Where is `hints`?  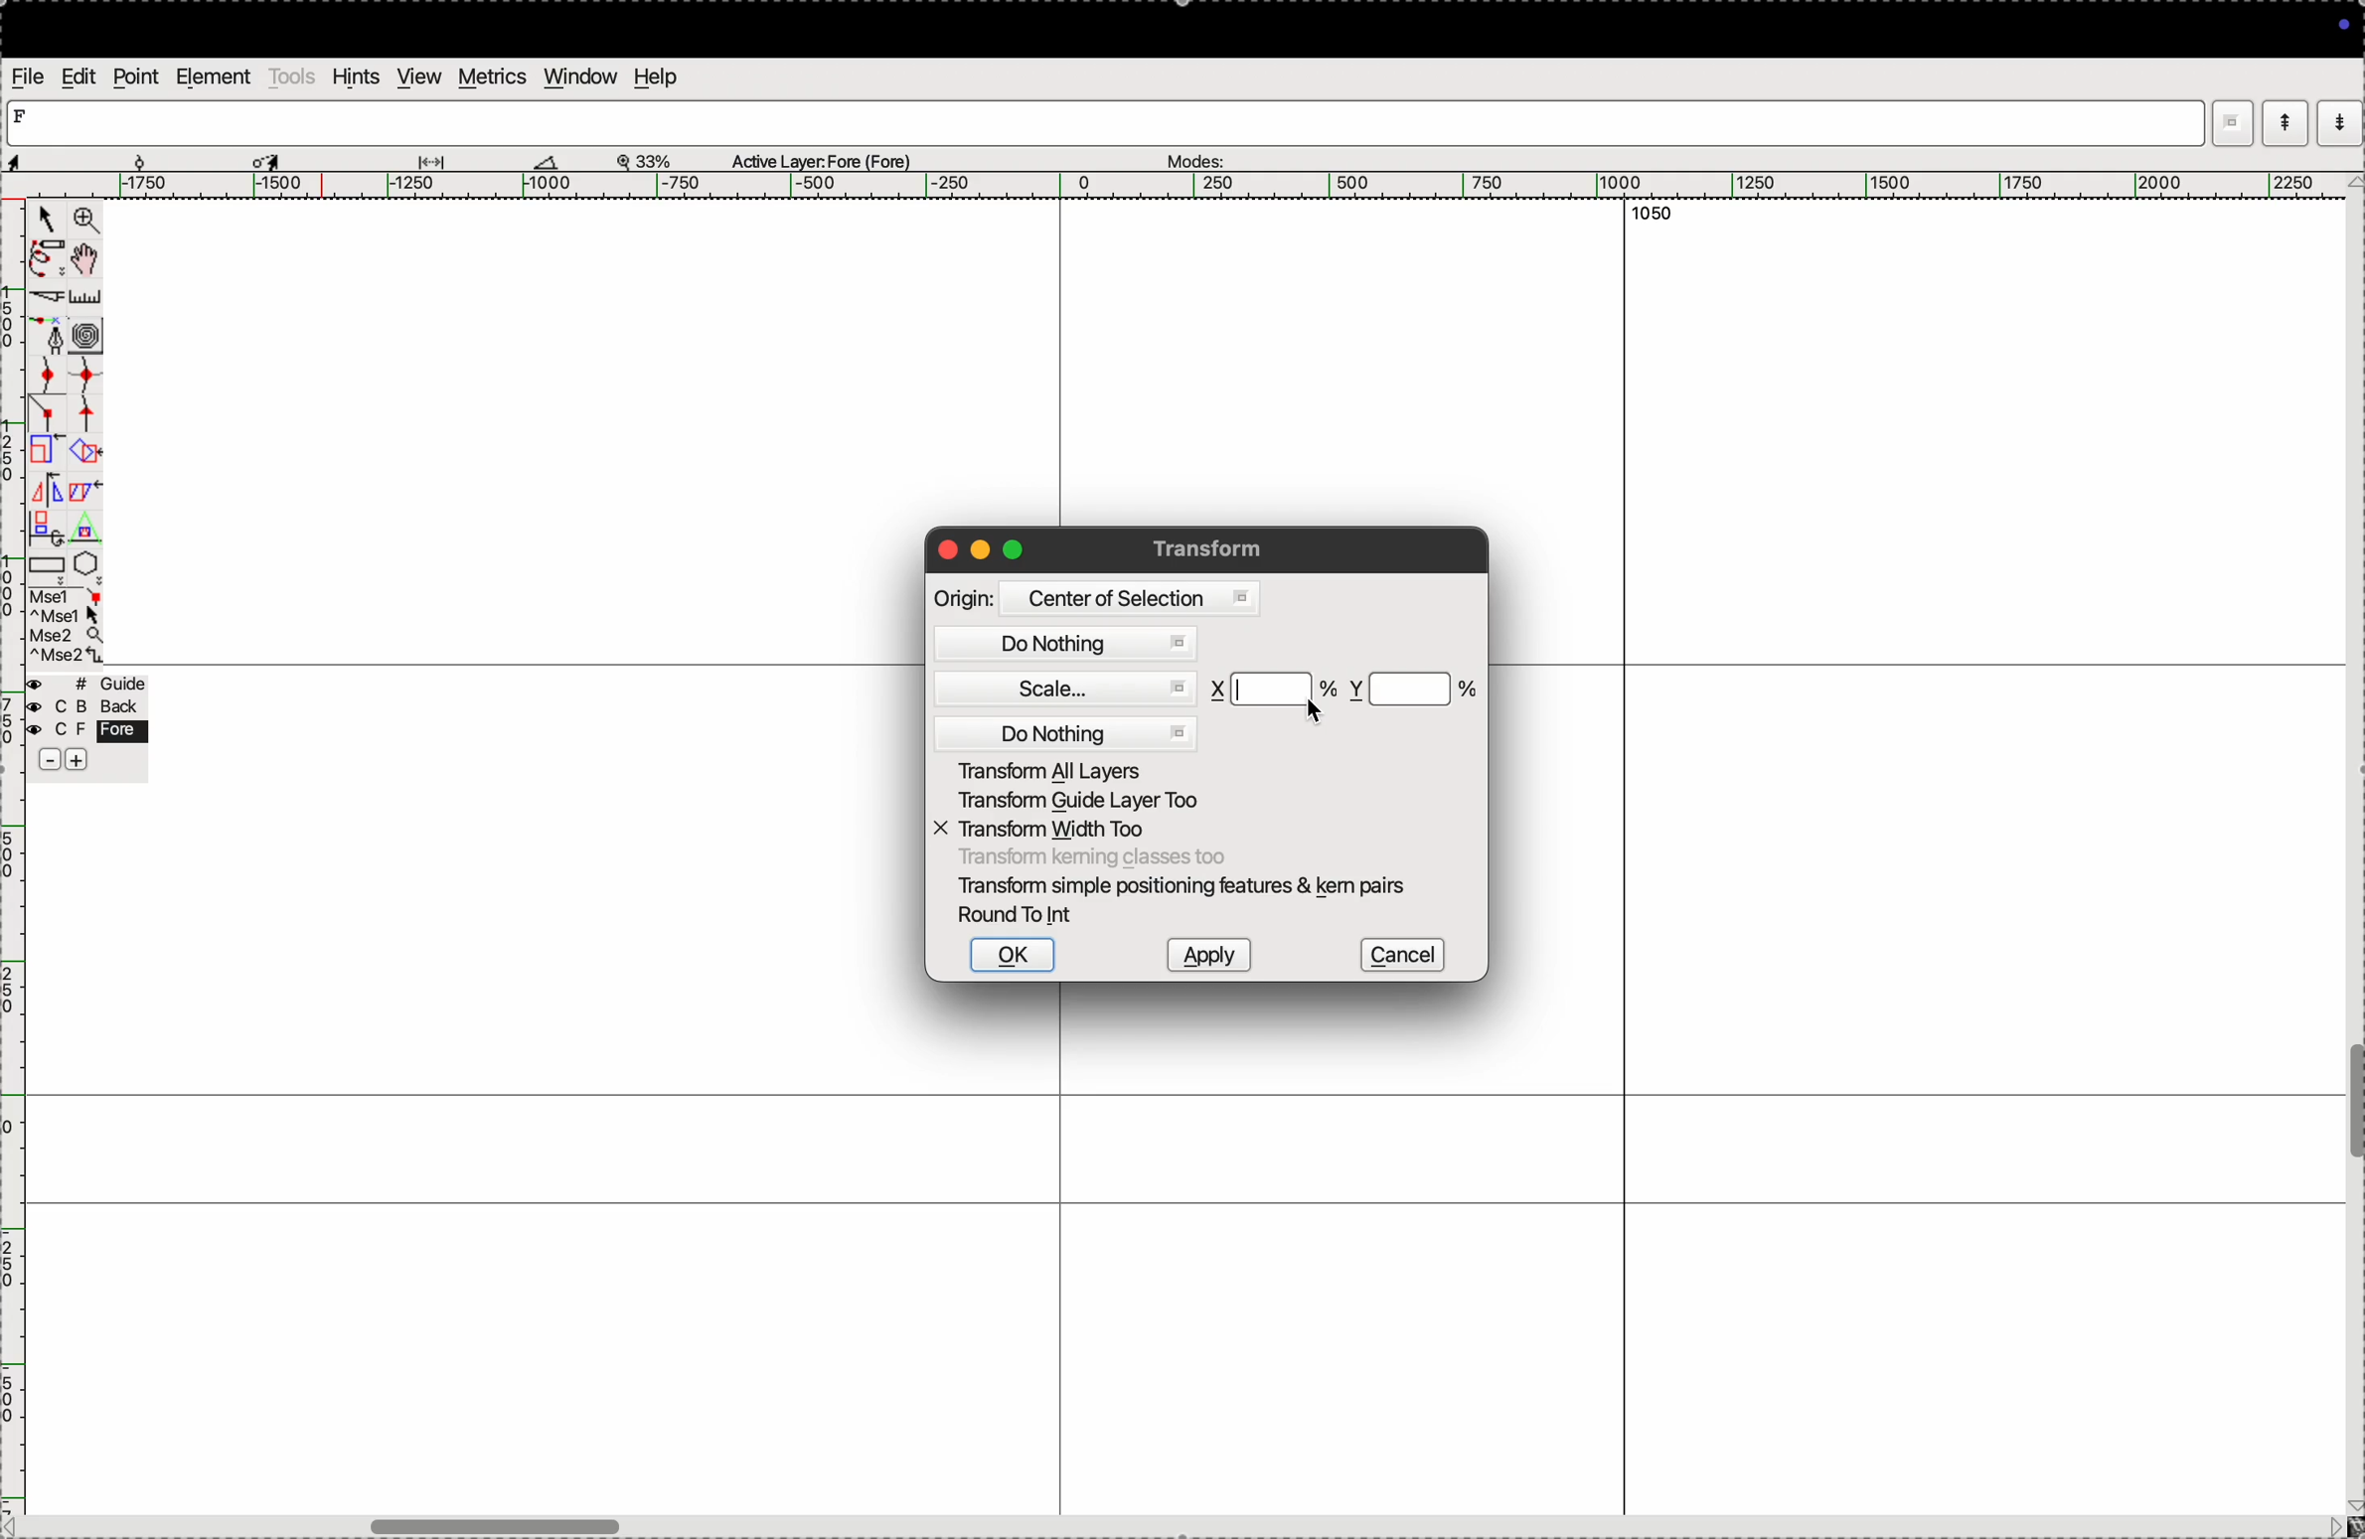
hints is located at coordinates (357, 77).